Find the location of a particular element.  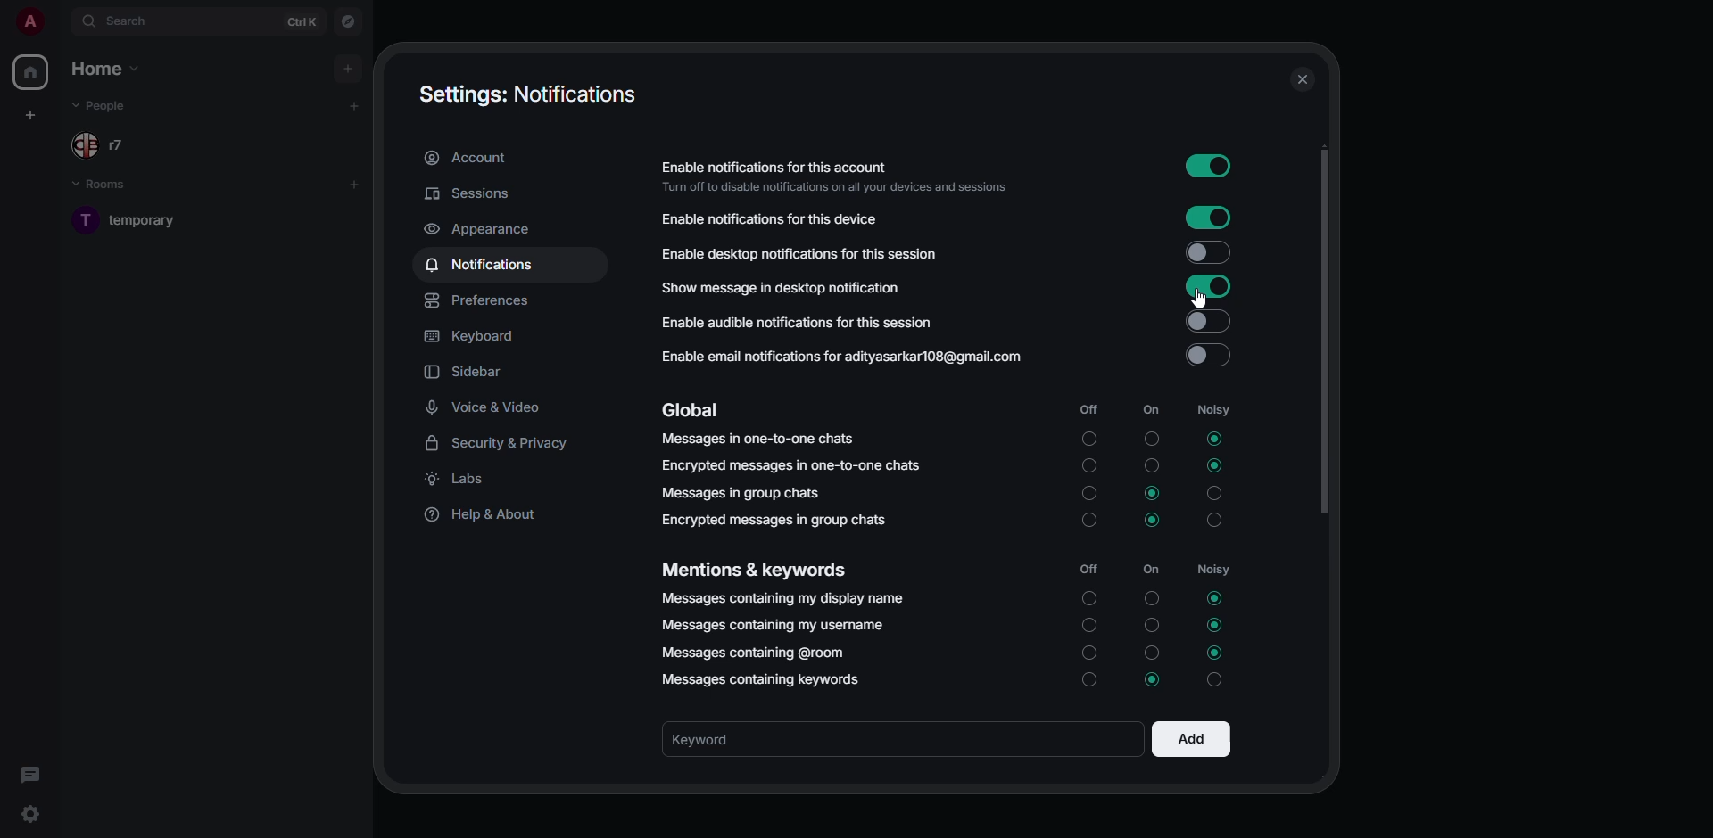

encrypted messages in group chat is located at coordinates (773, 520).